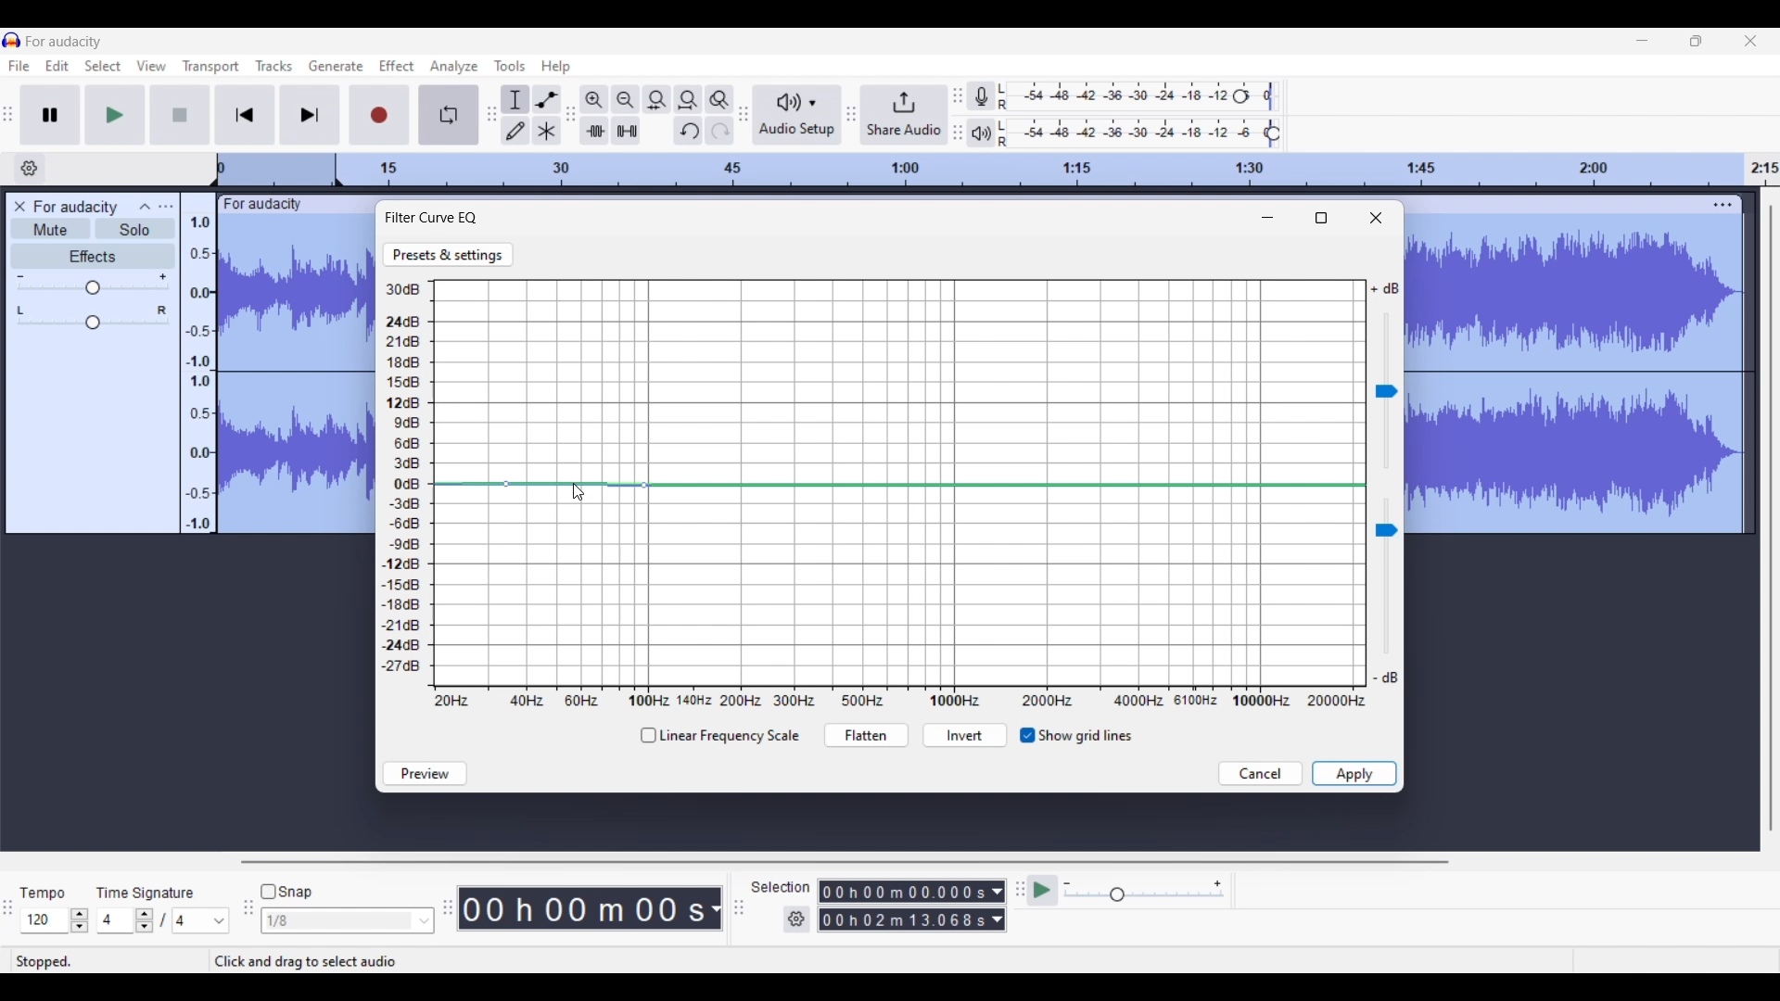 This screenshot has height=1001, width=1780. I want to click on Y axis representing Decibel, so click(406, 479).